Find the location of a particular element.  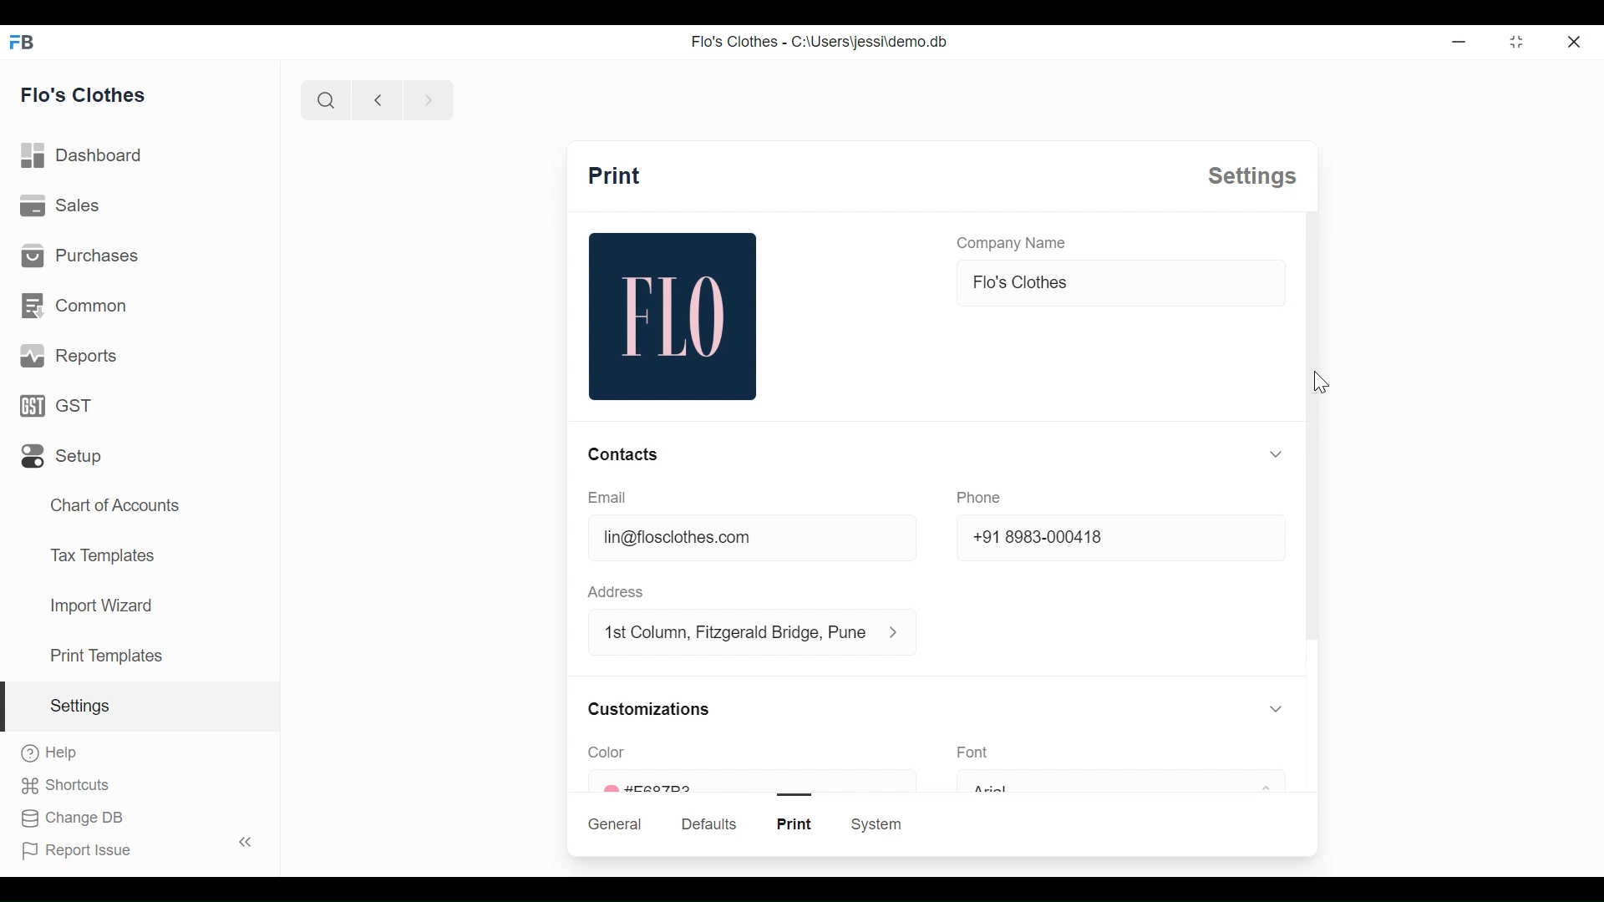

customizations is located at coordinates (647, 710).